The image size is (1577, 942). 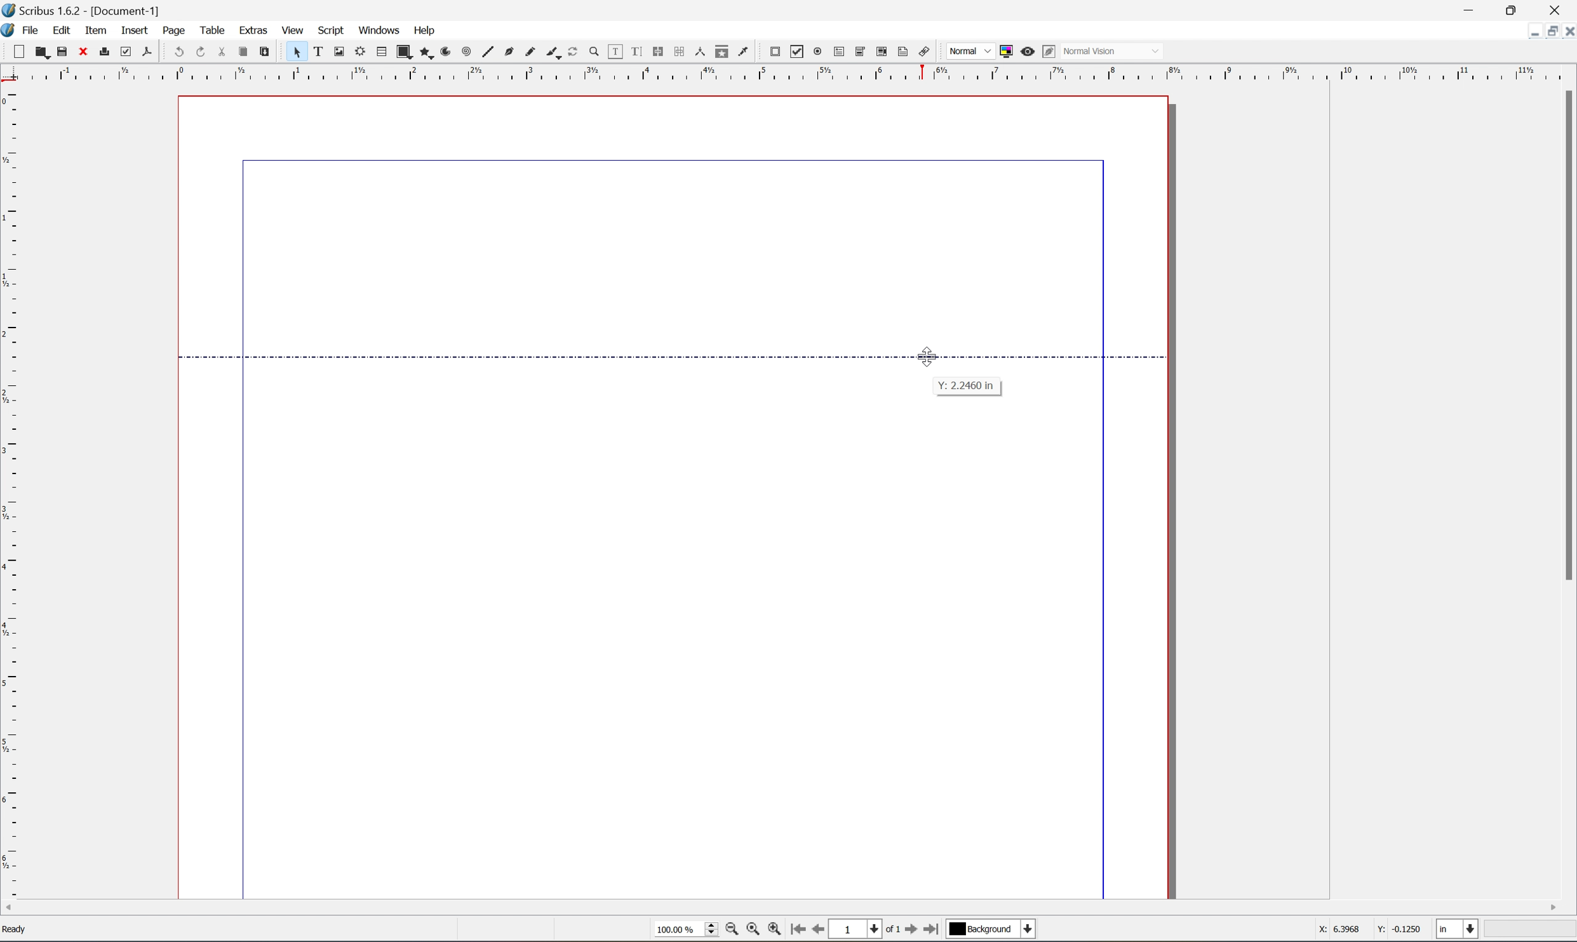 I want to click on ruler, so click(x=791, y=71).